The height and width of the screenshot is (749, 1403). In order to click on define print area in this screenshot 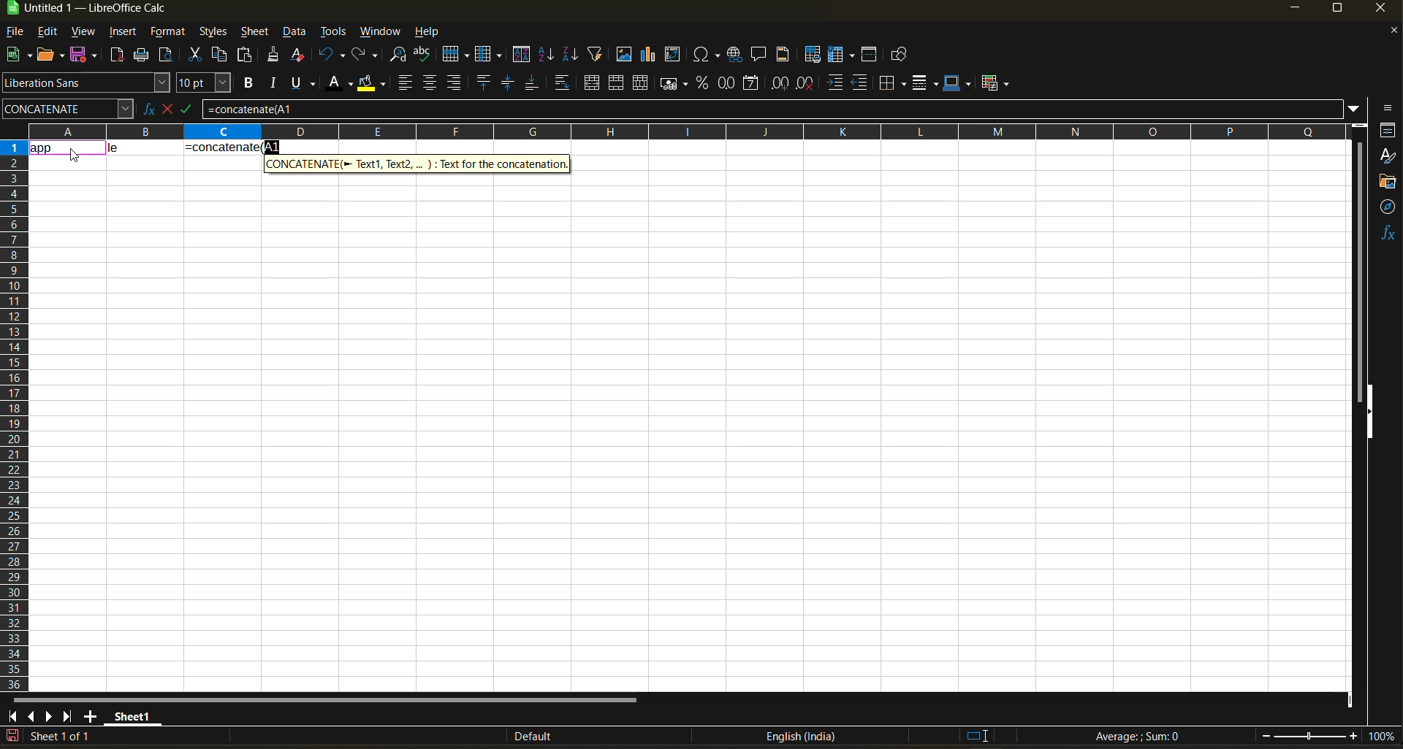, I will do `click(812, 55)`.